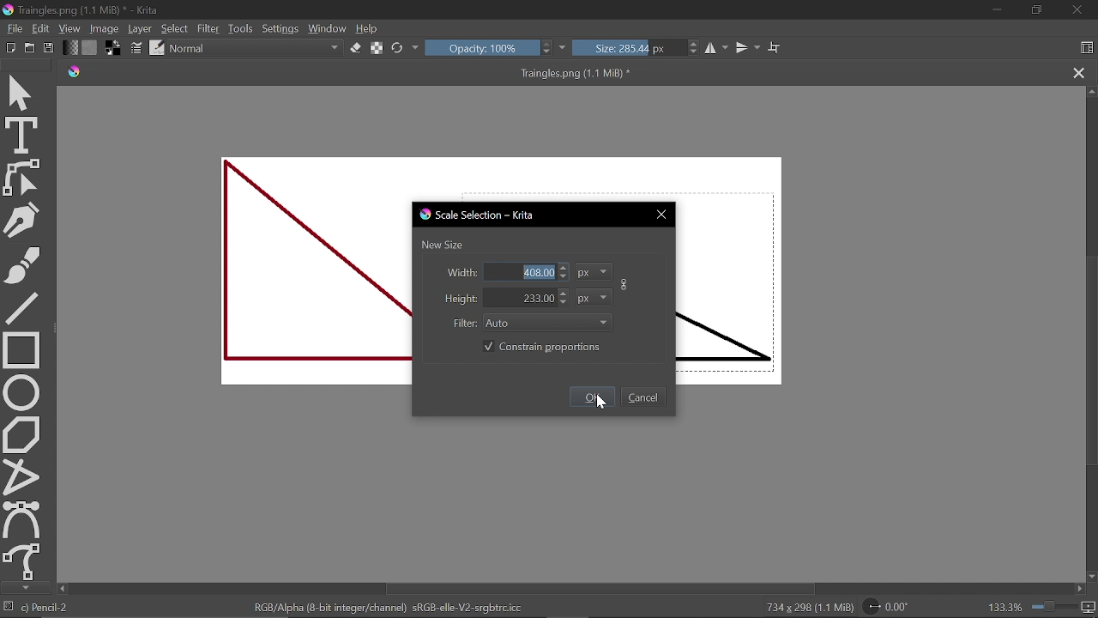 This screenshot has width=1098, height=618. What do you see at coordinates (1089, 333) in the screenshot?
I see `Scroll bar` at bounding box center [1089, 333].